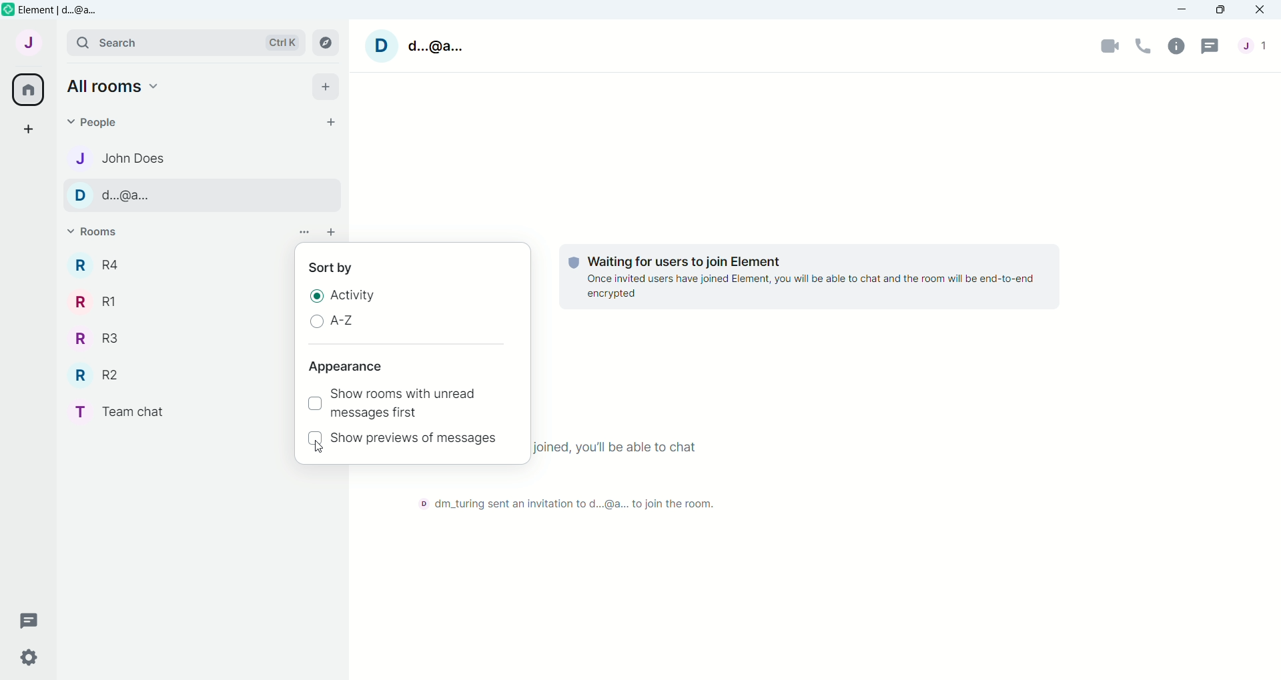 This screenshot has height=680, width=1281. What do you see at coordinates (332, 231) in the screenshot?
I see `add room` at bounding box center [332, 231].